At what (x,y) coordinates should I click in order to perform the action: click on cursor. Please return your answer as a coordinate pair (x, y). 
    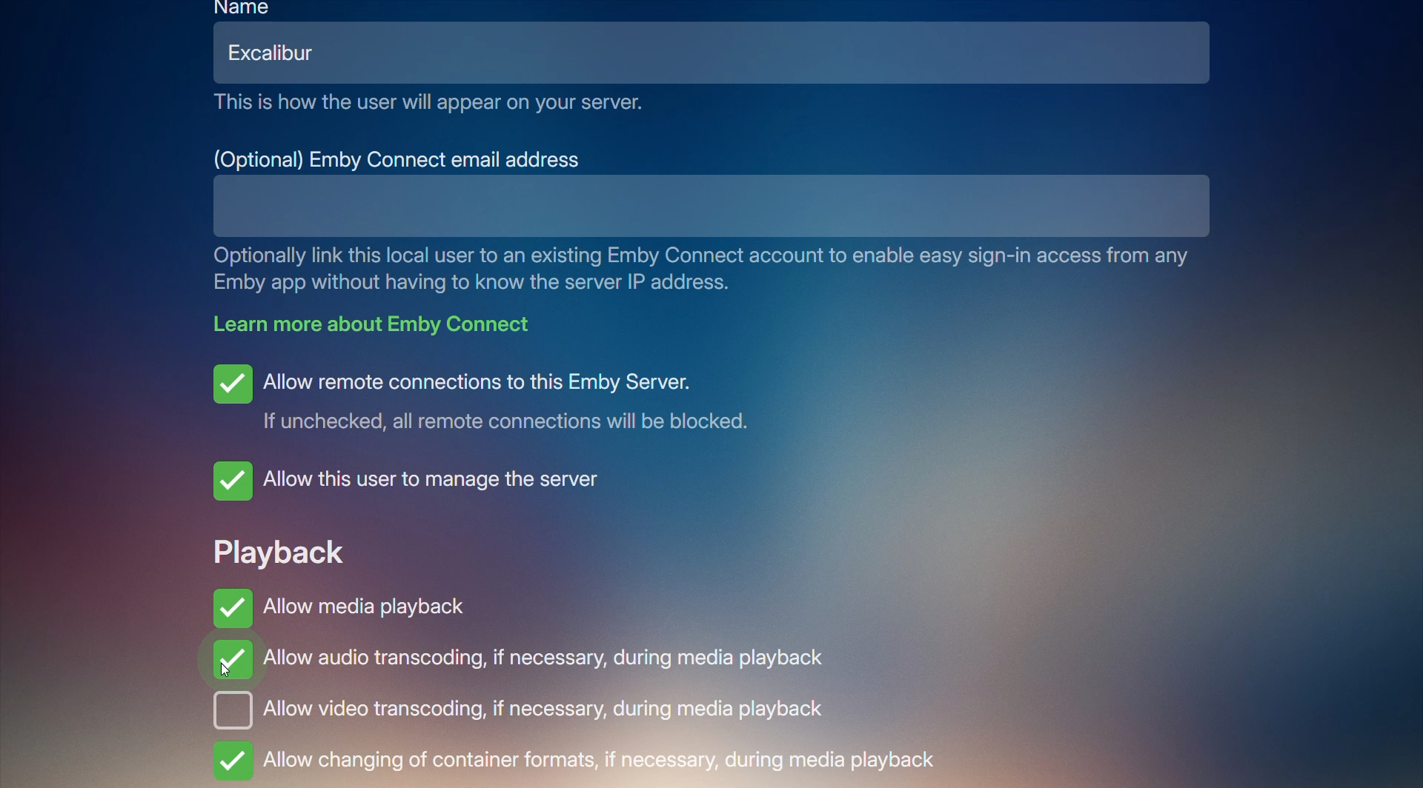
    Looking at the image, I should click on (228, 673).